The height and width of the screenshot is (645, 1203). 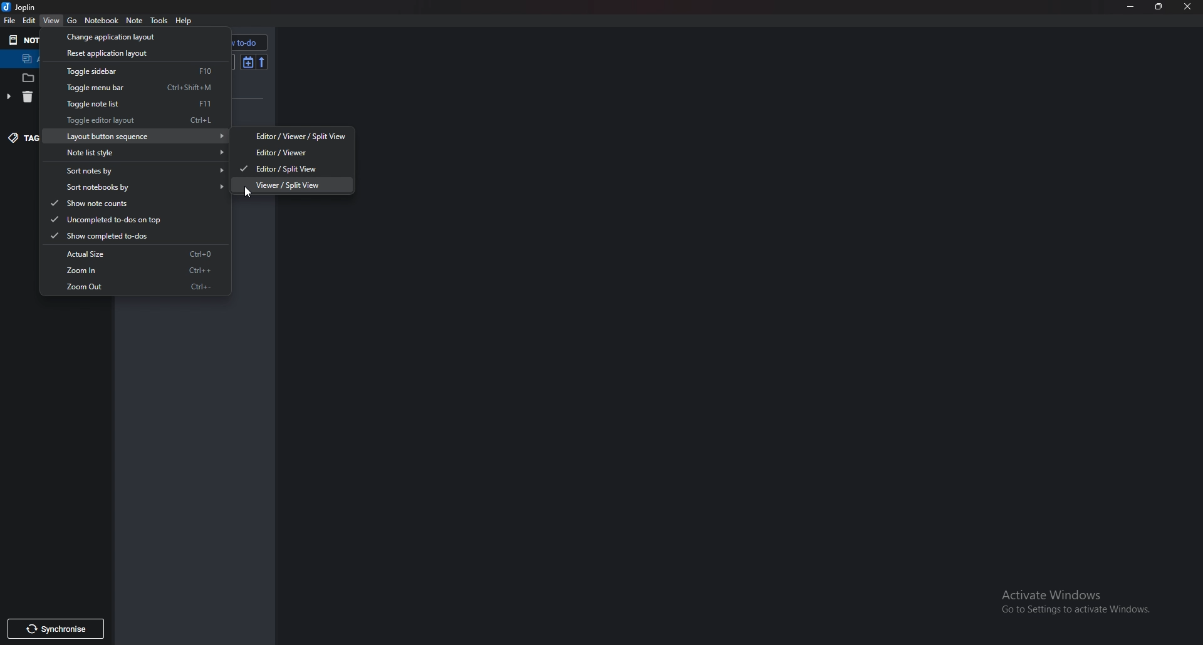 What do you see at coordinates (126, 219) in the screenshot?
I see `Uncompleted To dos on top` at bounding box center [126, 219].